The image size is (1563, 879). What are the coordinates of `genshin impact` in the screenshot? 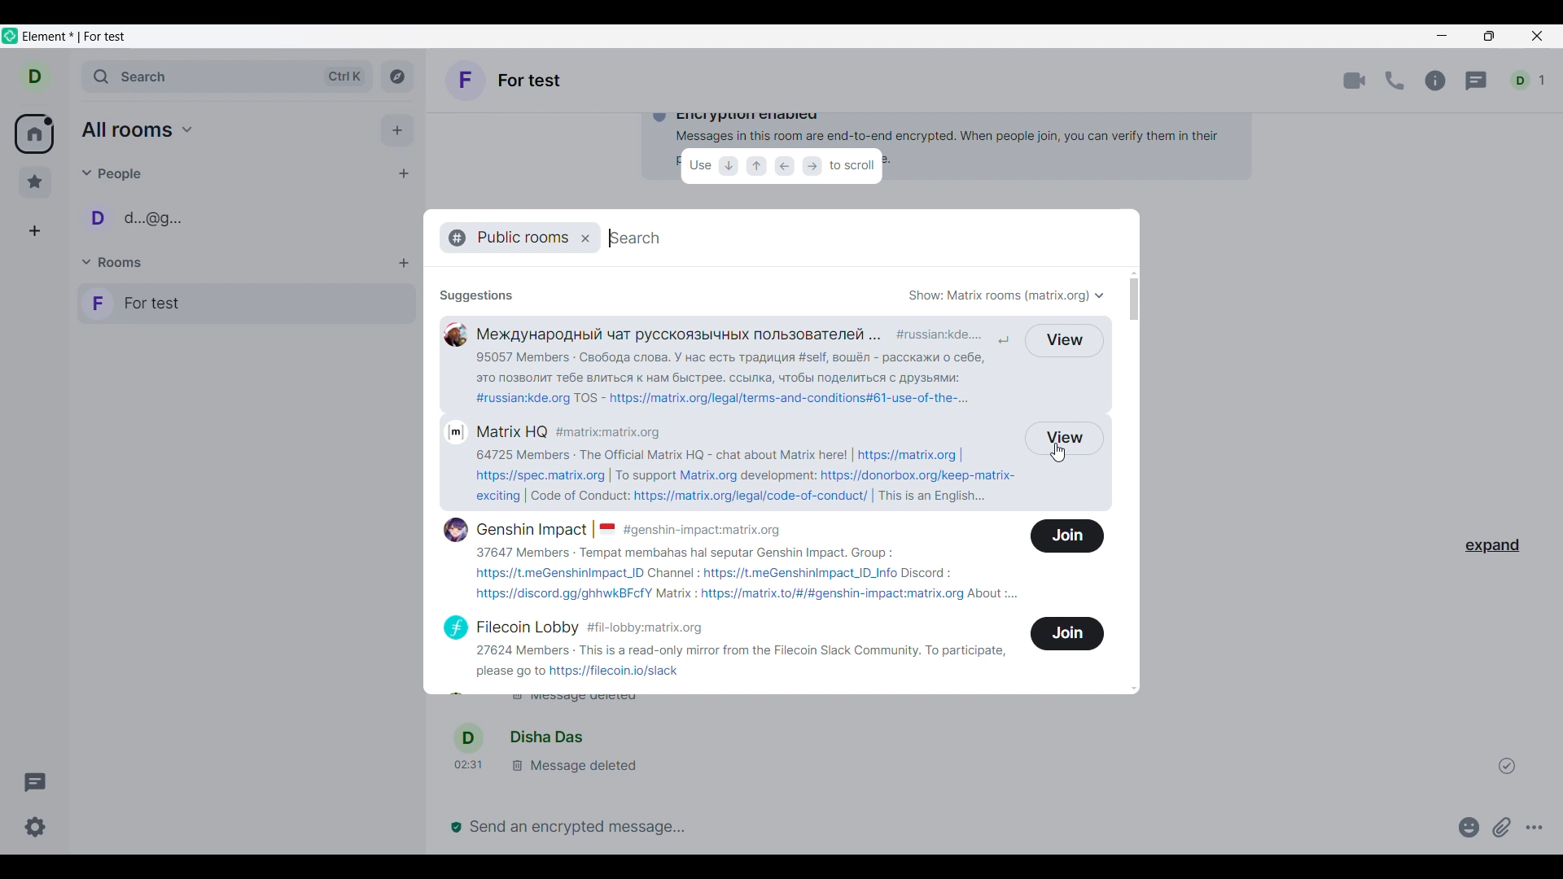 It's located at (523, 529).